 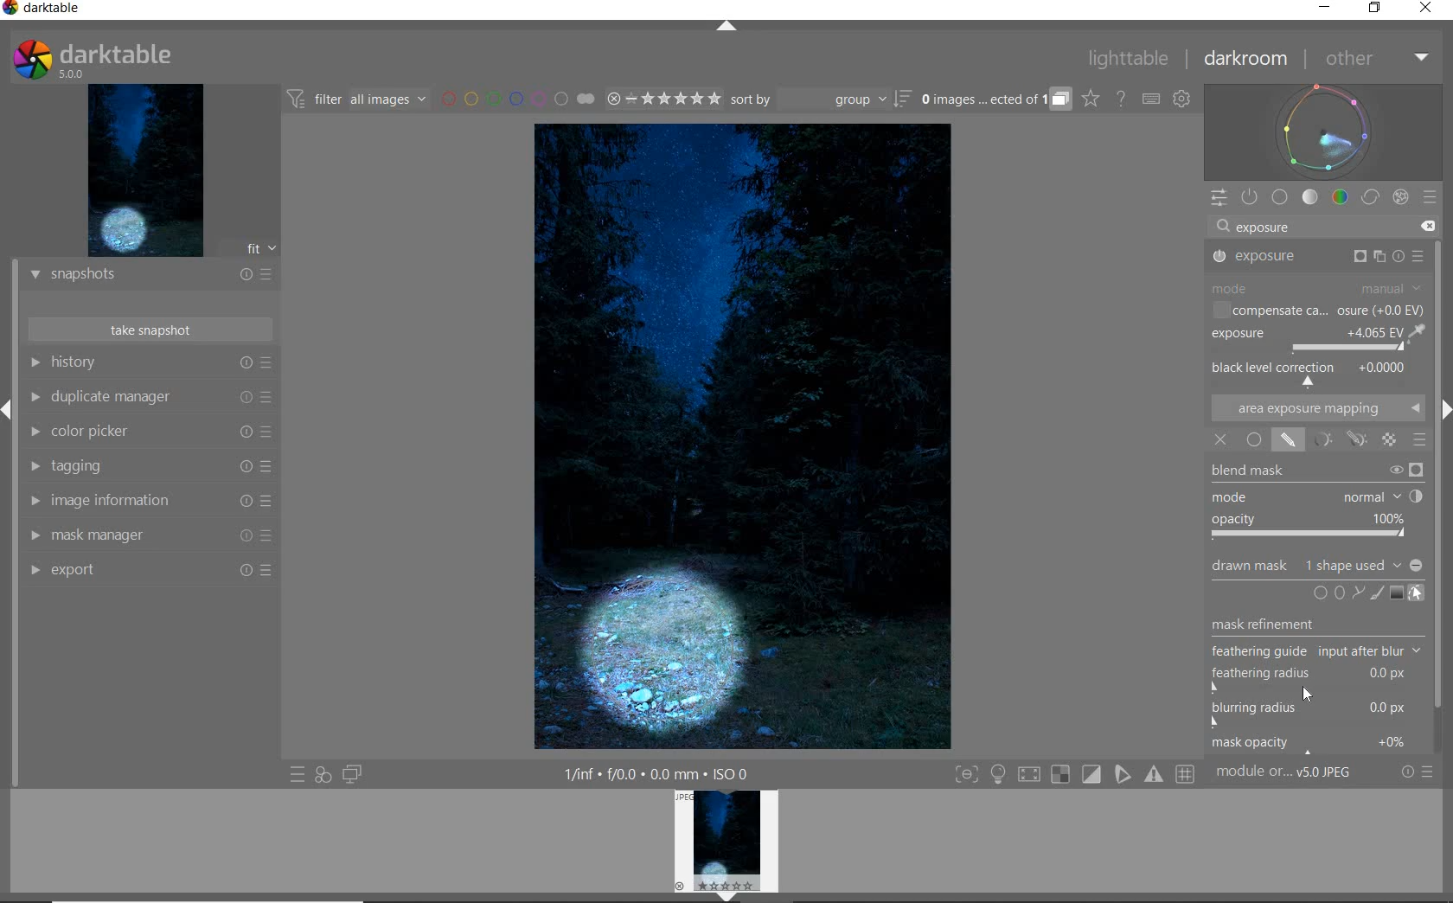 I want to click on MODE, so click(x=1317, y=291).